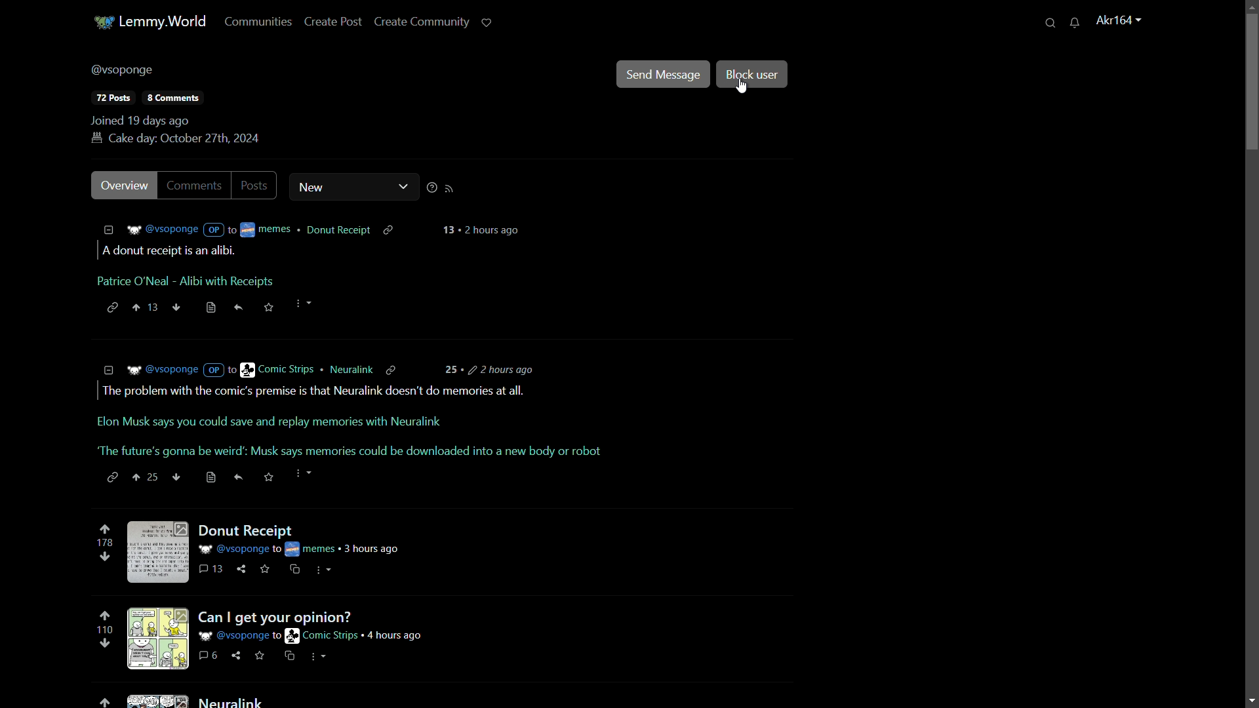  I want to click on down, so click(176, 476).